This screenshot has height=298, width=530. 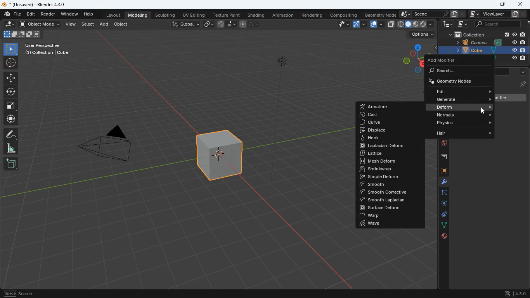 I want to click on sculpting, so click(x=165, y=14).